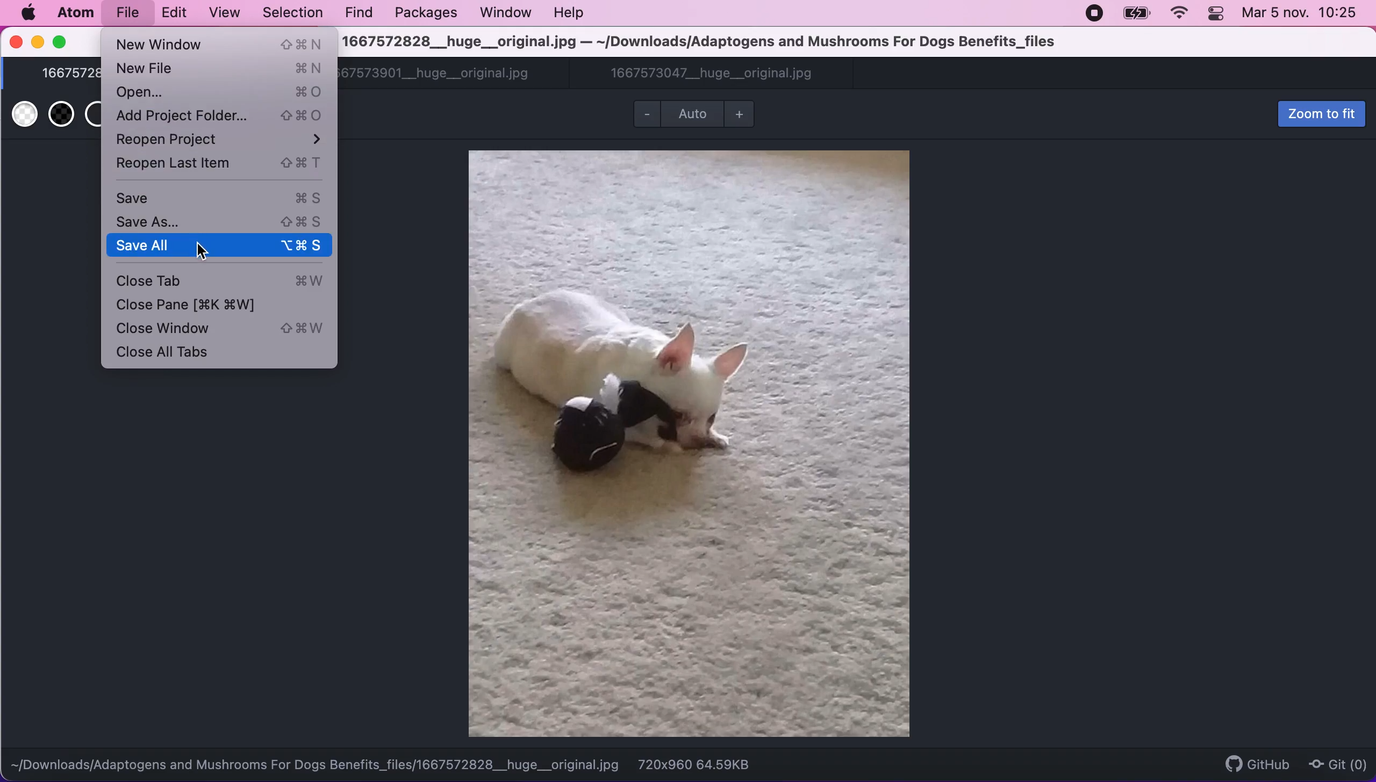 The width and height of the screenshot is (1376, 782). I want to click on 1667572828__huge__original.jpg — ~/Downloads/Adaptogens and Mushrooms For Dogs Benefits_files, so click(703, 42).